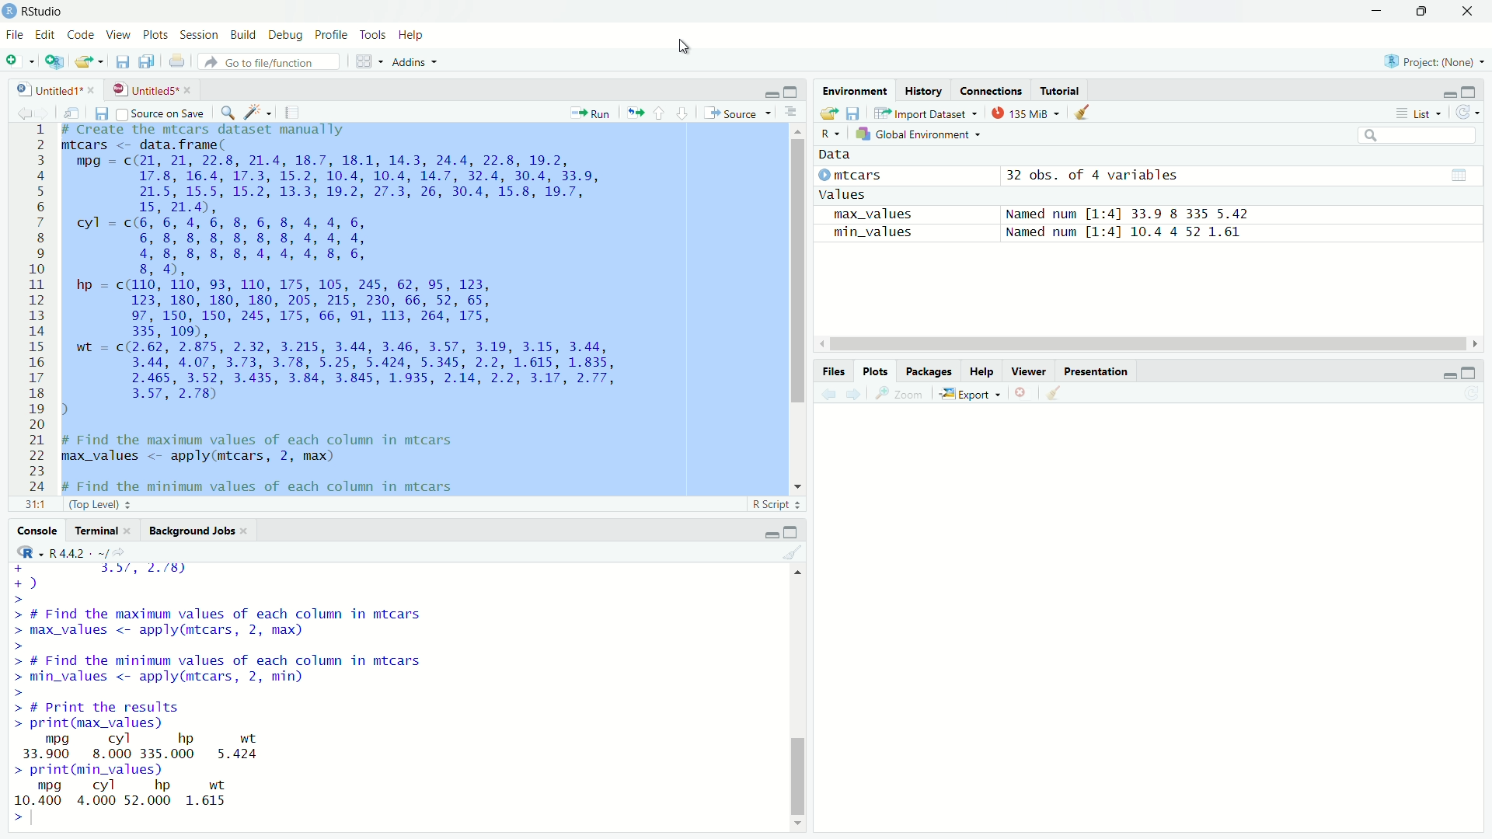  Describe the element at coordinates (872, 368) in the screenshot. I see `Plots` at that location.